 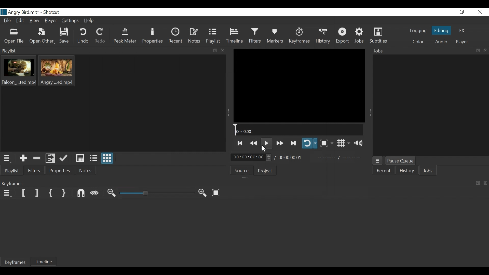 What do you see at coordinates (256, 36) in the screenshot?
I see `Filters` at bounding box center [256, 36].